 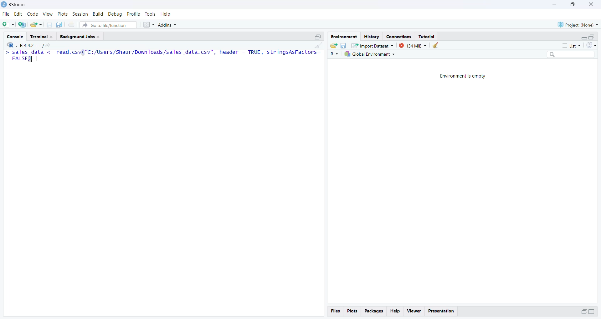 I want to click on Terminal, so click(x=41, y=37).